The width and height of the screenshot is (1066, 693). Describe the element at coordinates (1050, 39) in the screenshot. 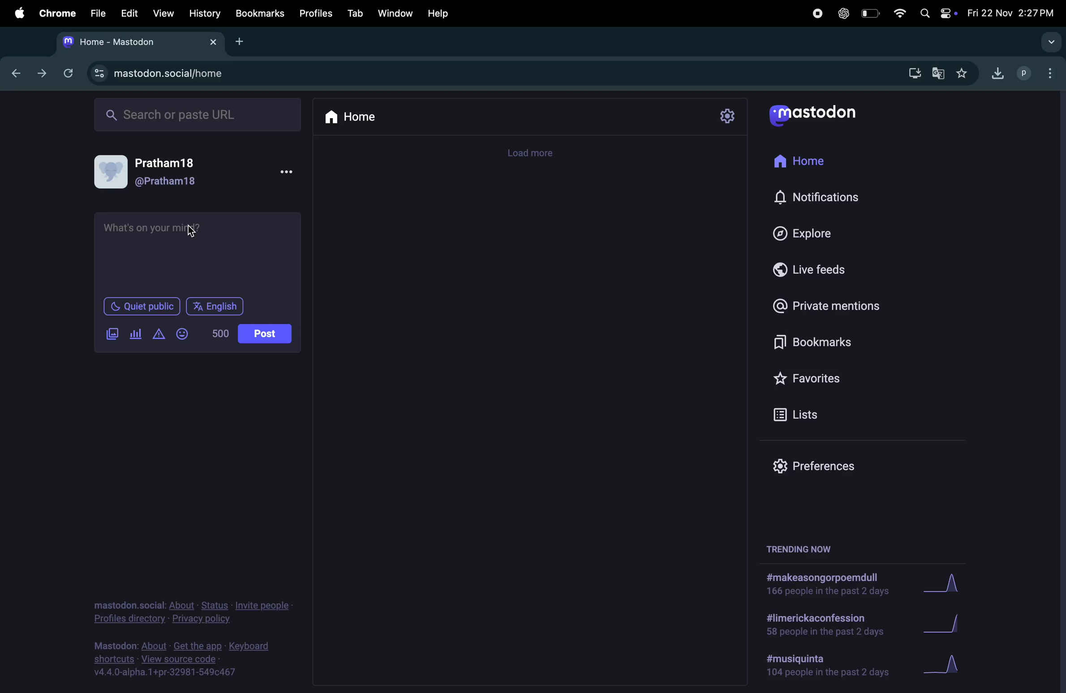

I see `search tags` at that location.